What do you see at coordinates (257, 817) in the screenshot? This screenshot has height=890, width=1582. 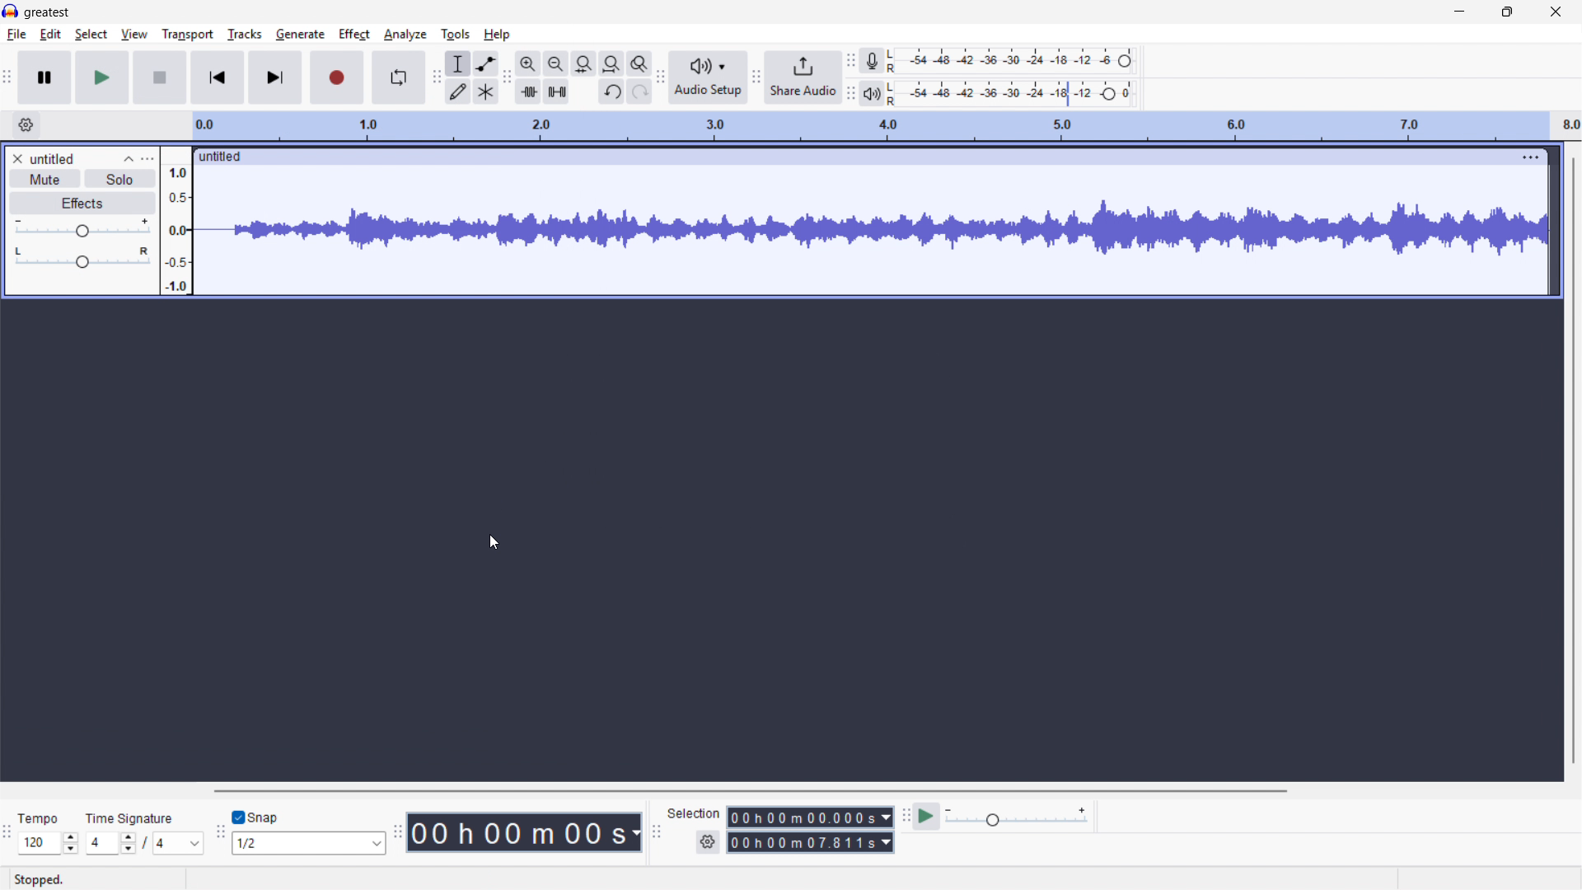 I see `toggle snap` at bounding box center [257, 817].